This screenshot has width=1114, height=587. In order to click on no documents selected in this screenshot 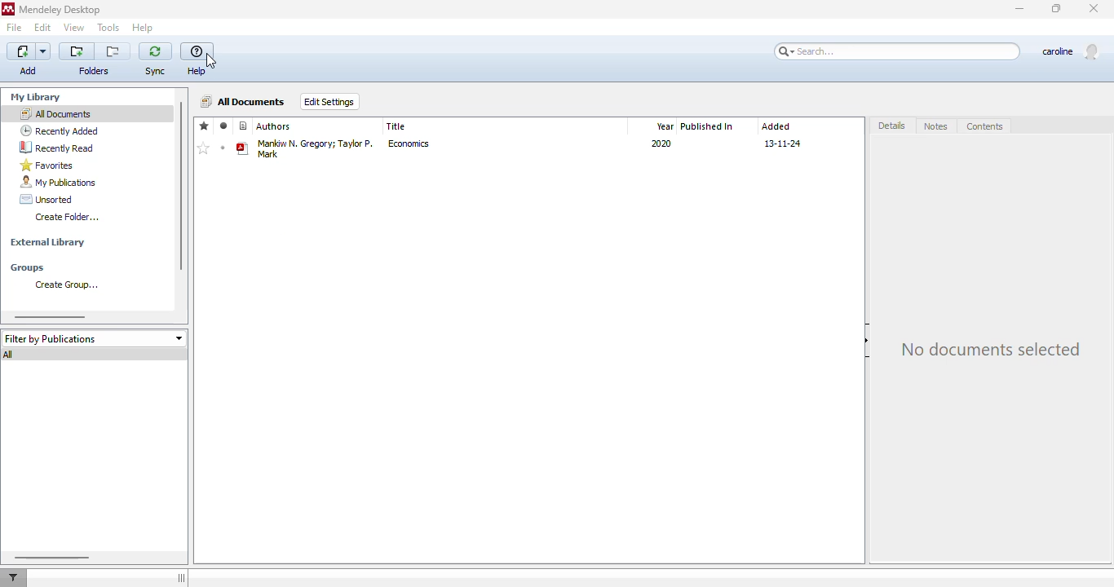, I will do `click(992, 349)`.